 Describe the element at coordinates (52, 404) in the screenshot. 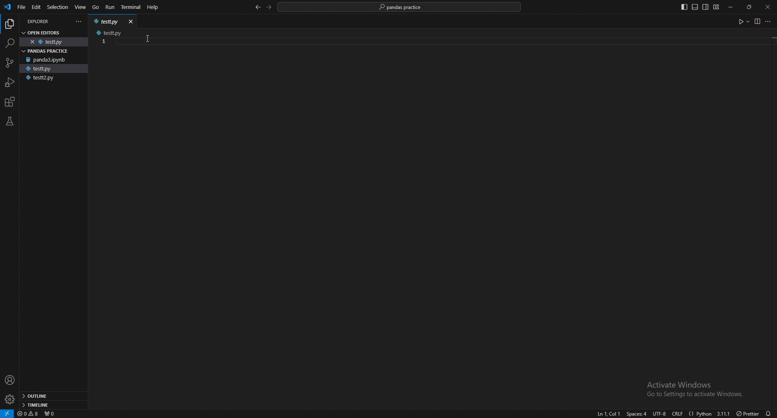

I see `timeline` at that location.